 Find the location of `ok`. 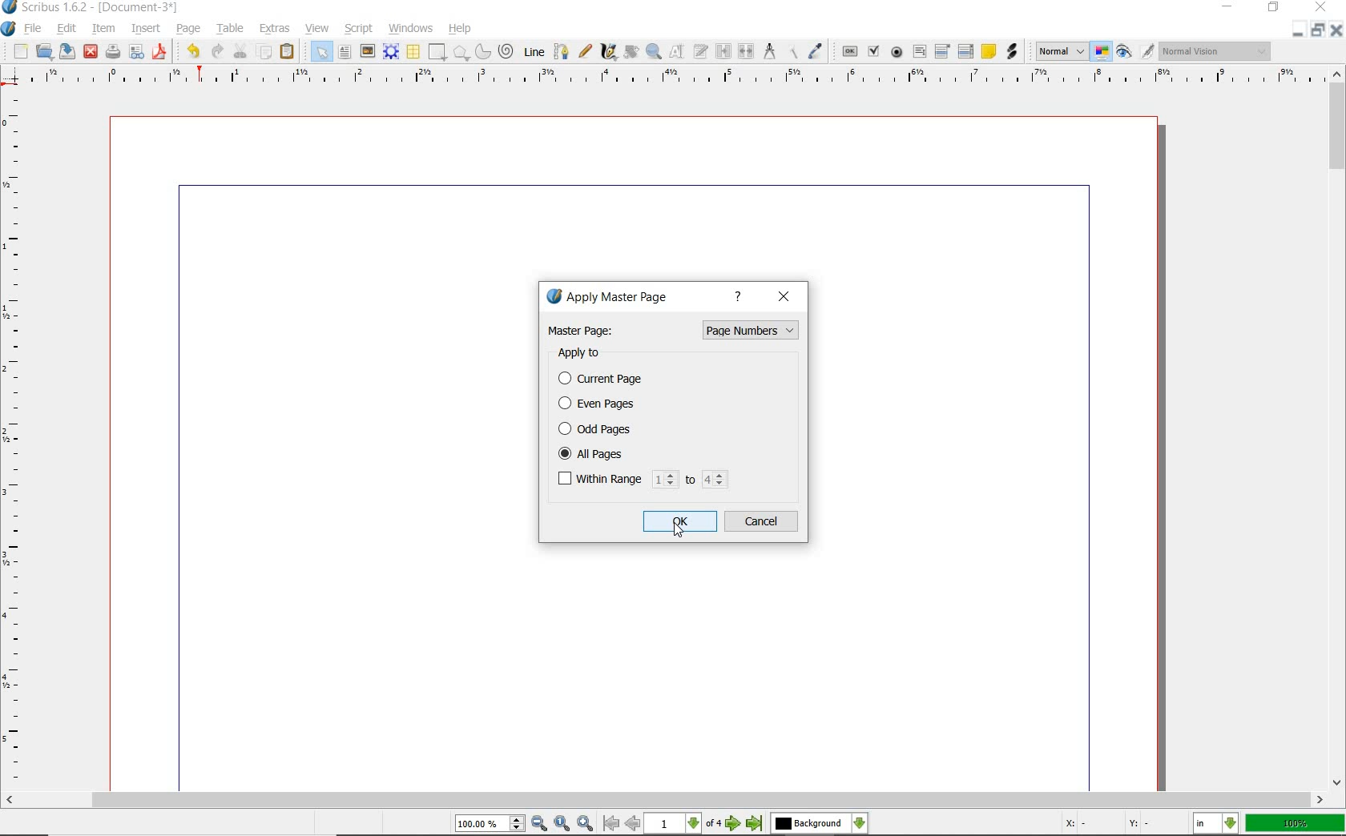

ok is located at coordinates (680, 520).